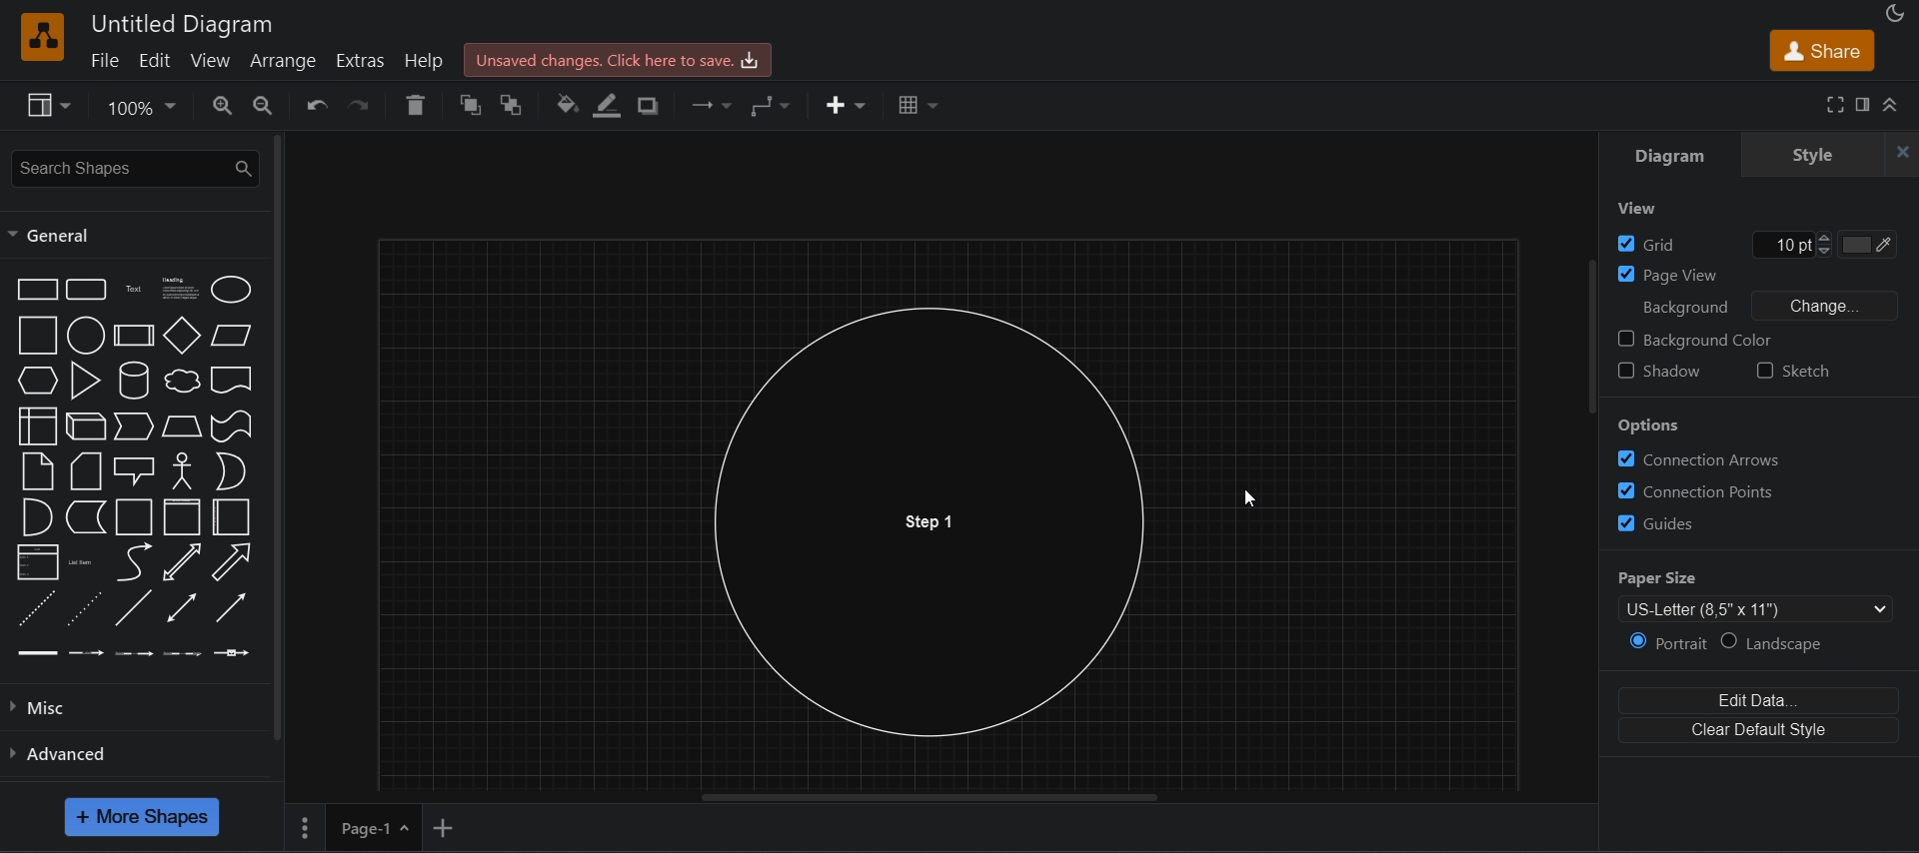  I want to click on general, so click(49, 237).